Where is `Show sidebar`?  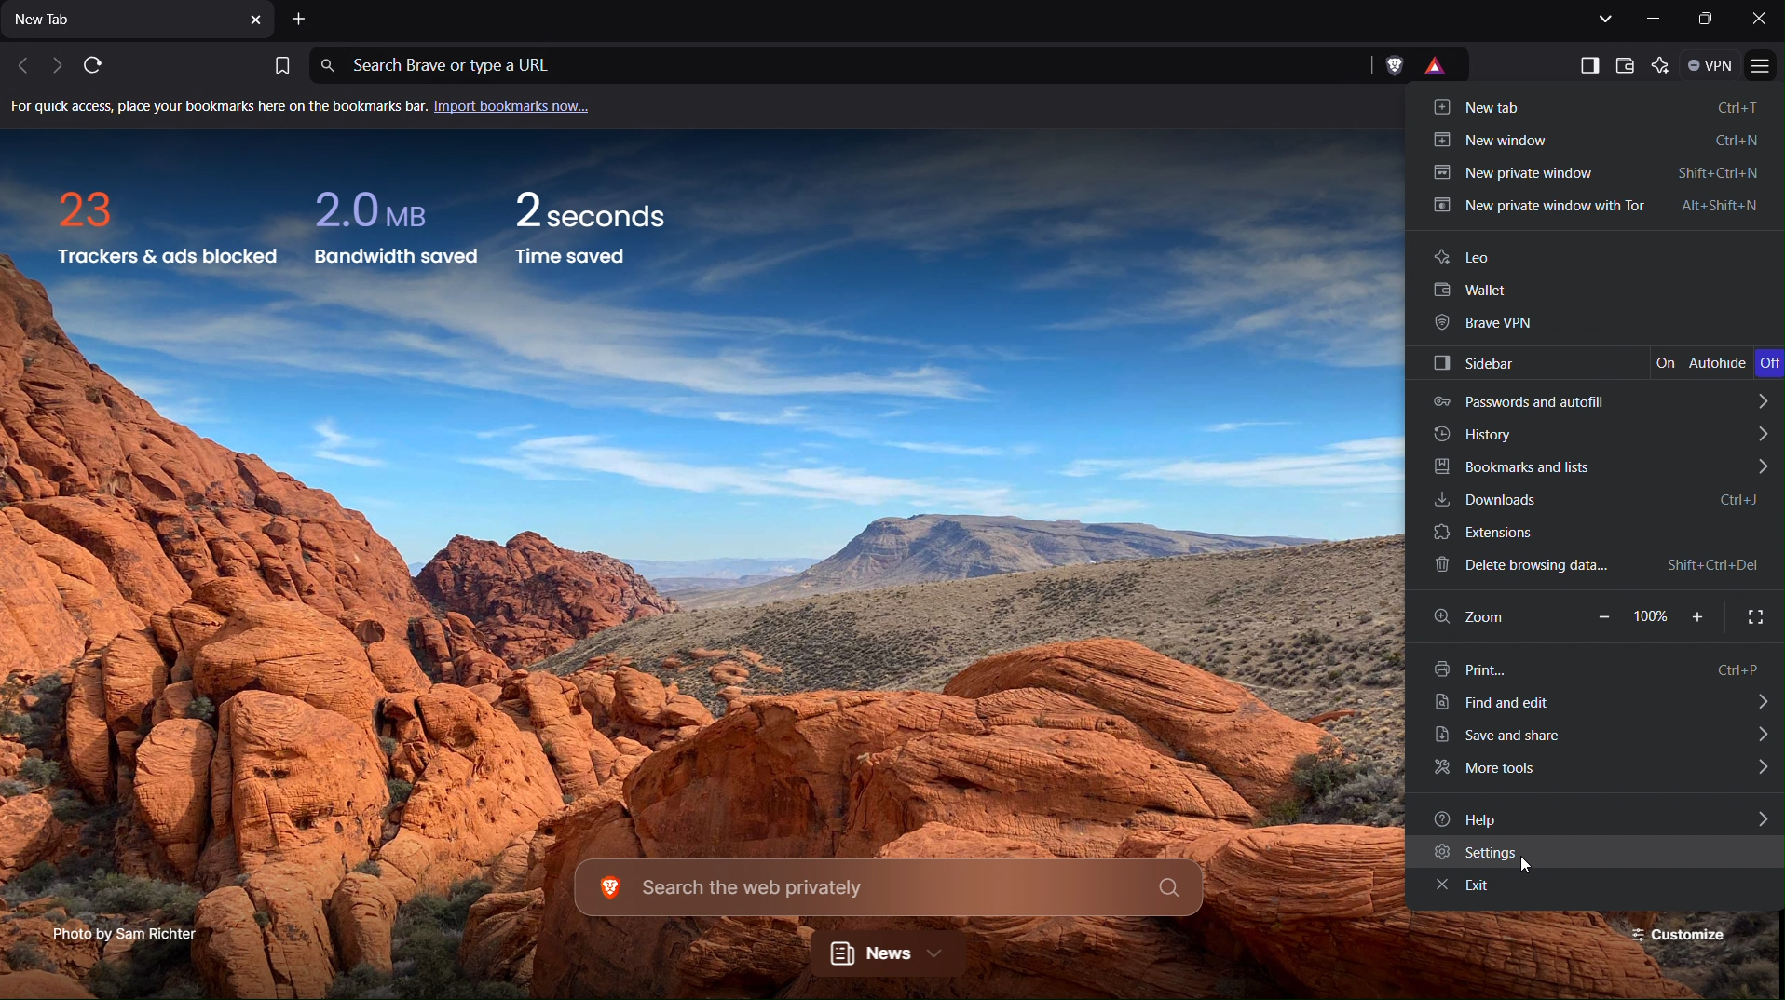
Show sidebar is located at coordinates (1588, 66).